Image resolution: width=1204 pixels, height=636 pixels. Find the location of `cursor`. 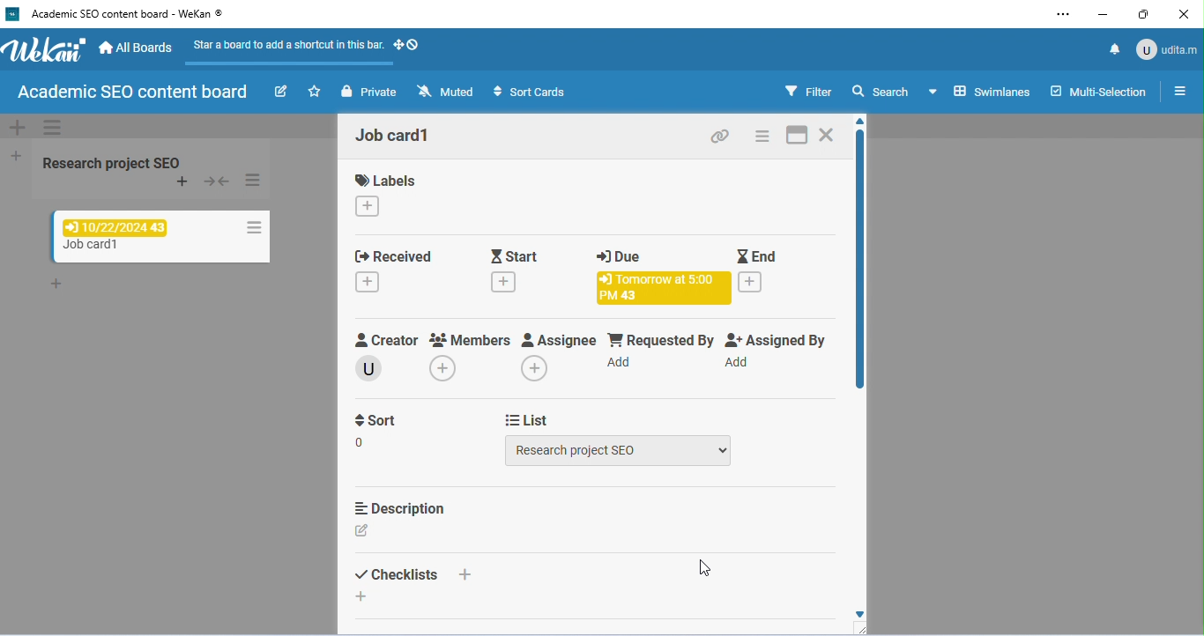

cursor is located at coordinates (708, 571).